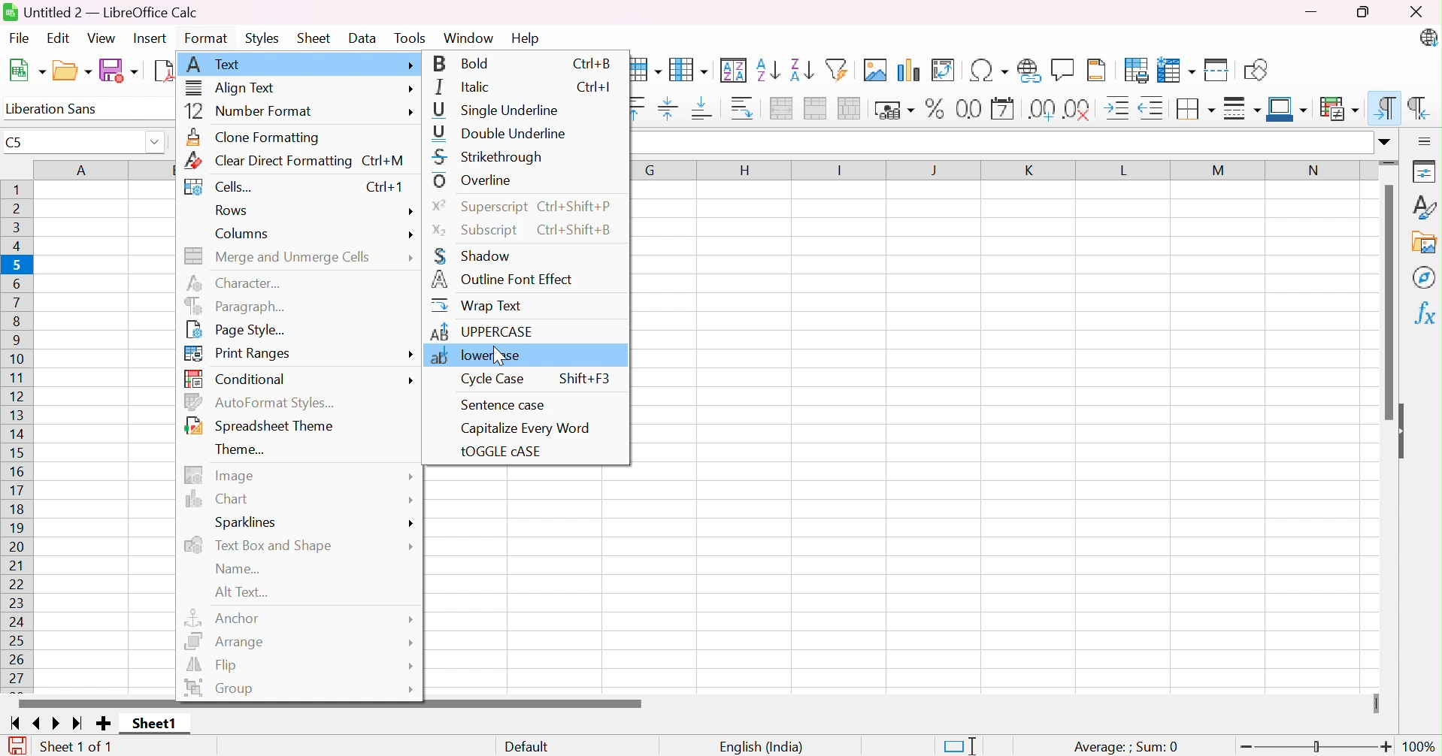 The height and width of the screenshot is (756, 1442). I want to click on Minimize, so click(1313, 11).